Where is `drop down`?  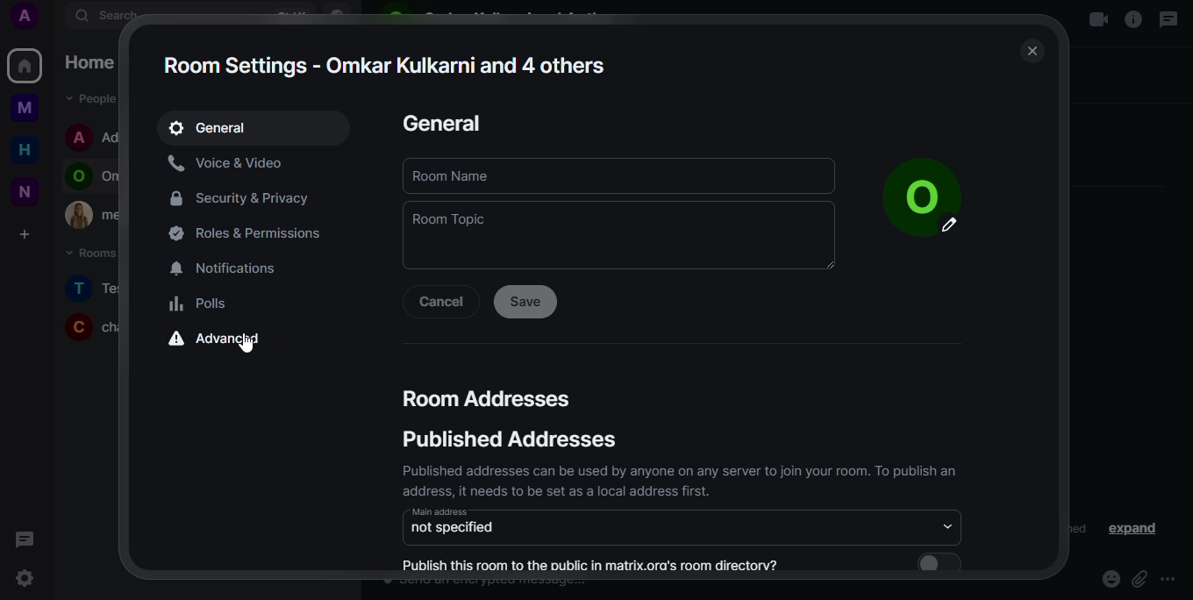 drop down is located at coordinates (950, 525).